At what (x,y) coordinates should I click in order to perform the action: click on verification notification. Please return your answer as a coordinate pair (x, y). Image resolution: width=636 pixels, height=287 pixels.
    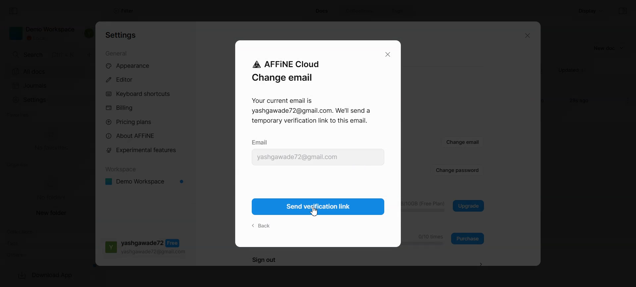
    Looking at the image, I should click on (312, 113).